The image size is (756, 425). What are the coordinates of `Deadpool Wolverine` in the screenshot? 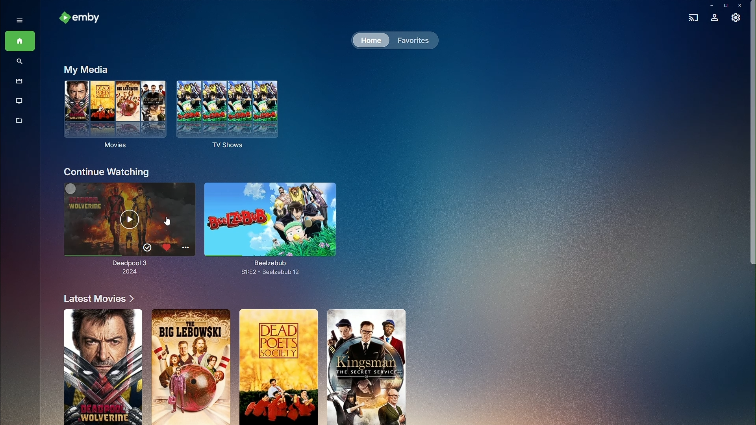 It's located at (102, 366).